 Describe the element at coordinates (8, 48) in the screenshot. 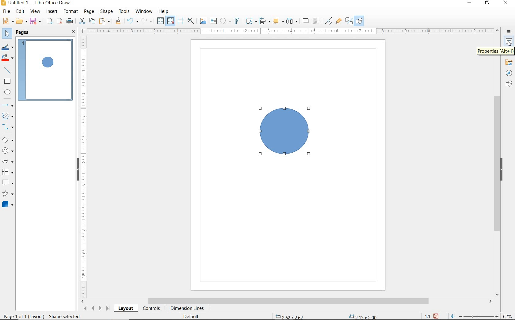

I see `LINE COLOR` at that location.